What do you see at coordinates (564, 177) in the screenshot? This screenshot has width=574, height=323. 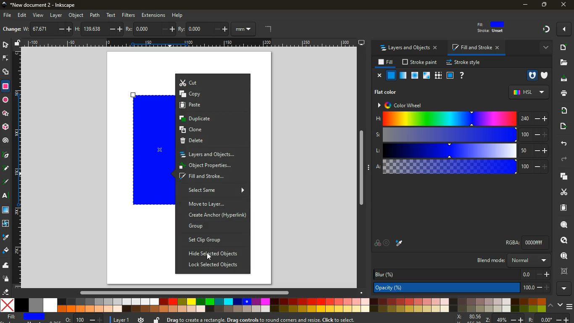 I see `layers` at bounding box center [564, 177].